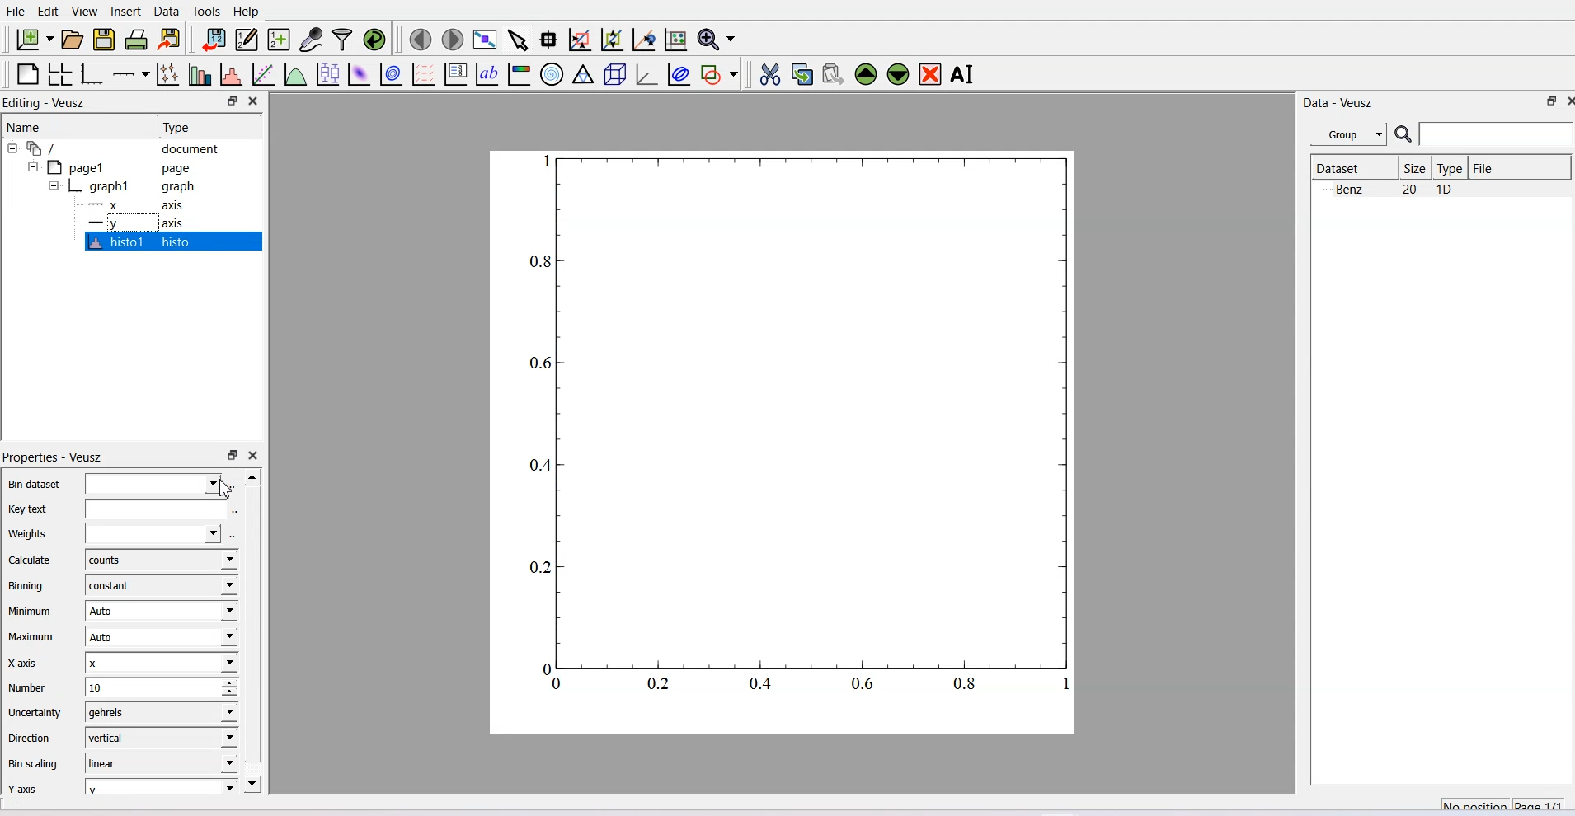  What do you see at coordinates (1484, 134) in the screenshot?
I see `Search Bar` at bounding box center [1484, 134].